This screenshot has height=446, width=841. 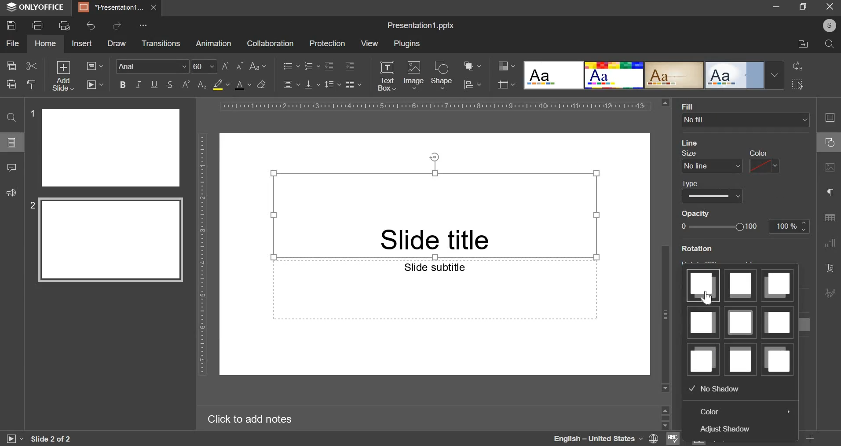 What do you see at coordinates (45, 44) in the screenshot?
I see `home` at bounding box center [45, 44].